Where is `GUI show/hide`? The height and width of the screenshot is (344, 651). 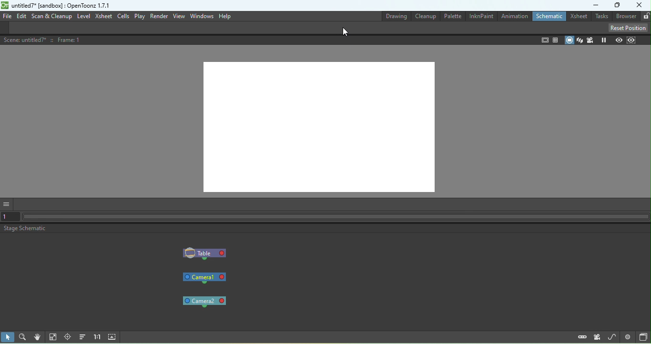 GUI show/hide is located at coordinates (8, 204).